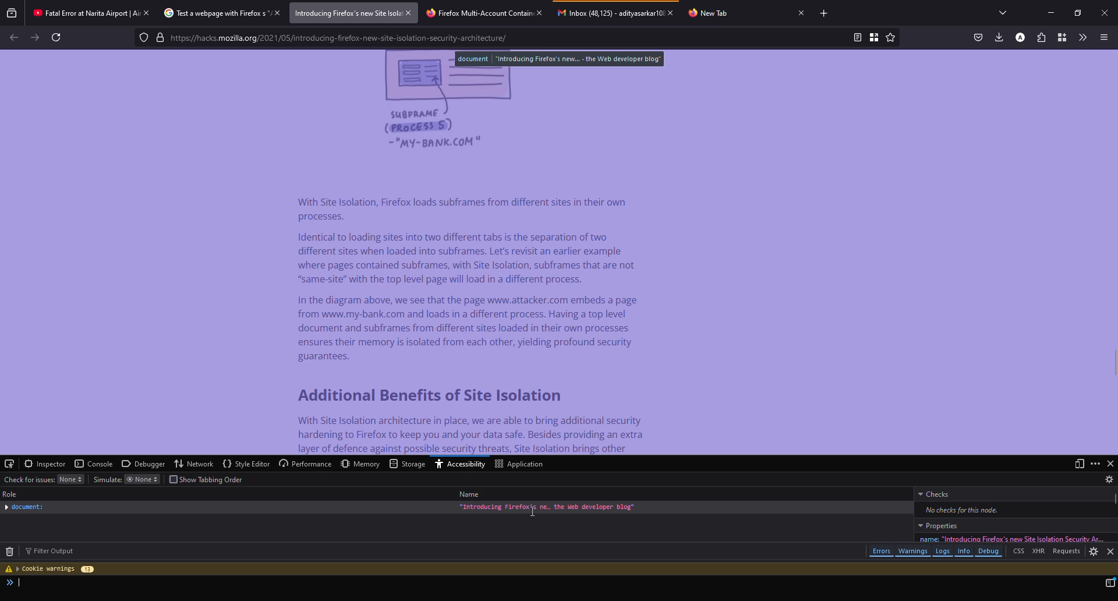  What do you see at coordinates (473, 323) in the screenshot?
I see `With Site Isolation, Firefox loads subframes from different sites in their own
processes.

Identical to loading sites into two different tabs is the separation of two
different sites when loaded into subframes. Let's revisit an earlier example
where pages contained subframes, with Site Isolation, subframes that are not
“same-site” with the top level page will load in a different process.

In the diagram above, we see that the page www.attacker.com embeds a page
from www.my-bank.com and loads in a different process. Having a top level
document and subframes from different sites loaded in their own processes
ensures their memory is isolated from each other, yielding profound security
guarantees.

Additional Benefits of Site Isolation

With Site Isolation architecture in place, we are able to bring additional security
hardening to Firefox to keep you and your data safe. Besides providing an extra
Rear of clhdiambet Icnkinas het lio devine Shut ei ho SS he` at bounding box center [473, 323].